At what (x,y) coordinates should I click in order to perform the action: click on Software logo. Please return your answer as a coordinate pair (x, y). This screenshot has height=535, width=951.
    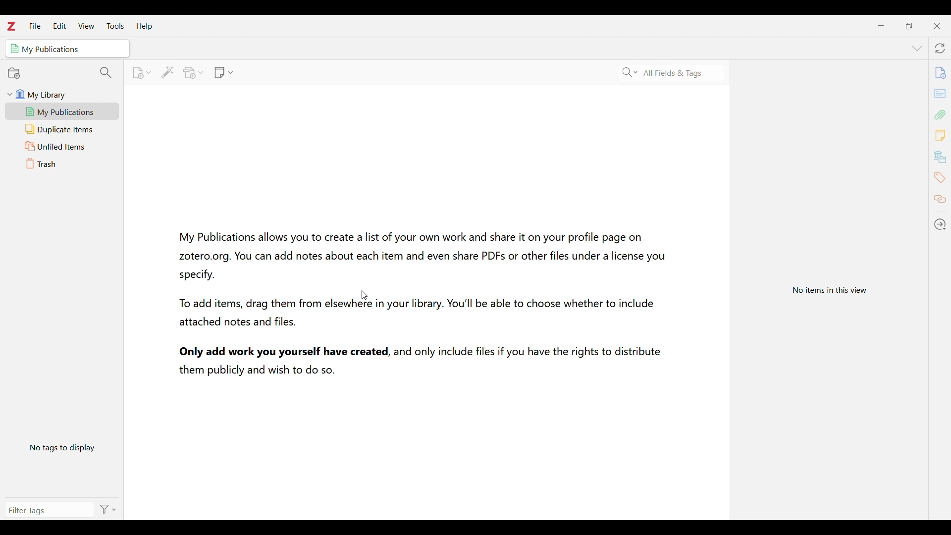
    Looking at the image, I should click on (11, 26).